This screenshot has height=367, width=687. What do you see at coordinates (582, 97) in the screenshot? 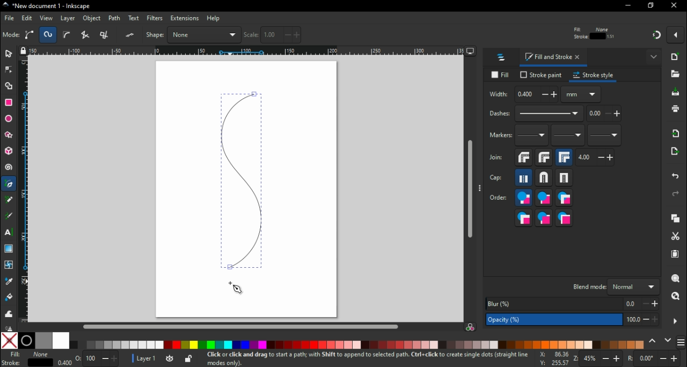
I see `units` at bounding box center [582, 97].